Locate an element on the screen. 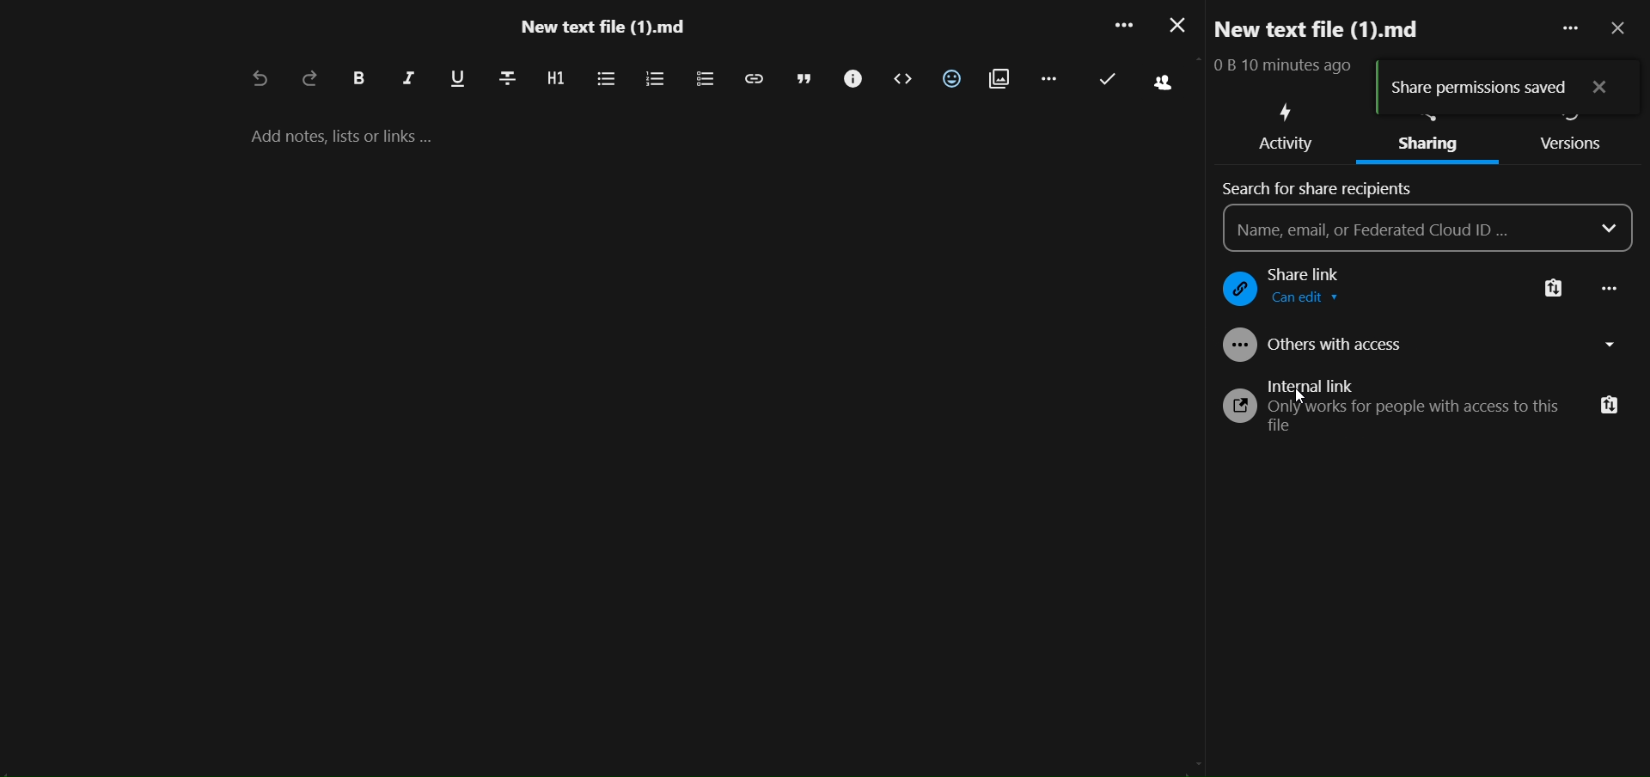  last saved is located at coordinates (1109, 79).